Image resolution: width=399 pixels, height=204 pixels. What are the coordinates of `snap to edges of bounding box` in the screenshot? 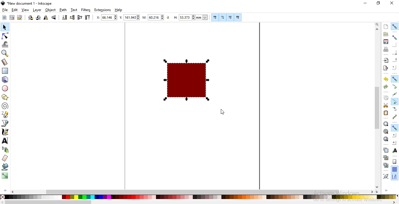 It's located at (394, 45).